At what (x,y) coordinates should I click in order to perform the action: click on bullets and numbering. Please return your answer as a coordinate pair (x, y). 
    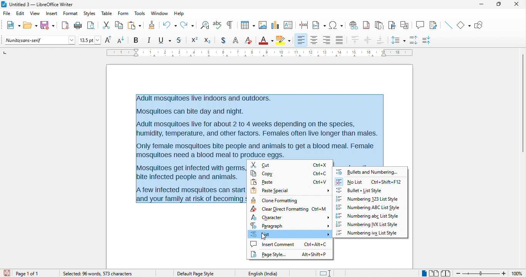
    Looking at the image, I should click on (367, 172).